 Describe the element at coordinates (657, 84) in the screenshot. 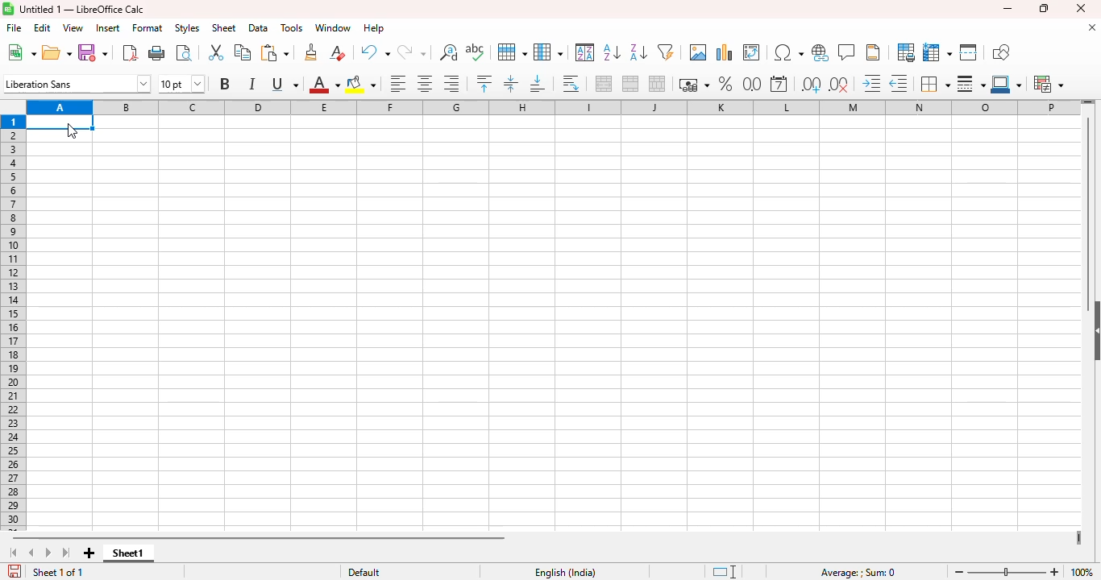

I see `unmerge cells` at that location.